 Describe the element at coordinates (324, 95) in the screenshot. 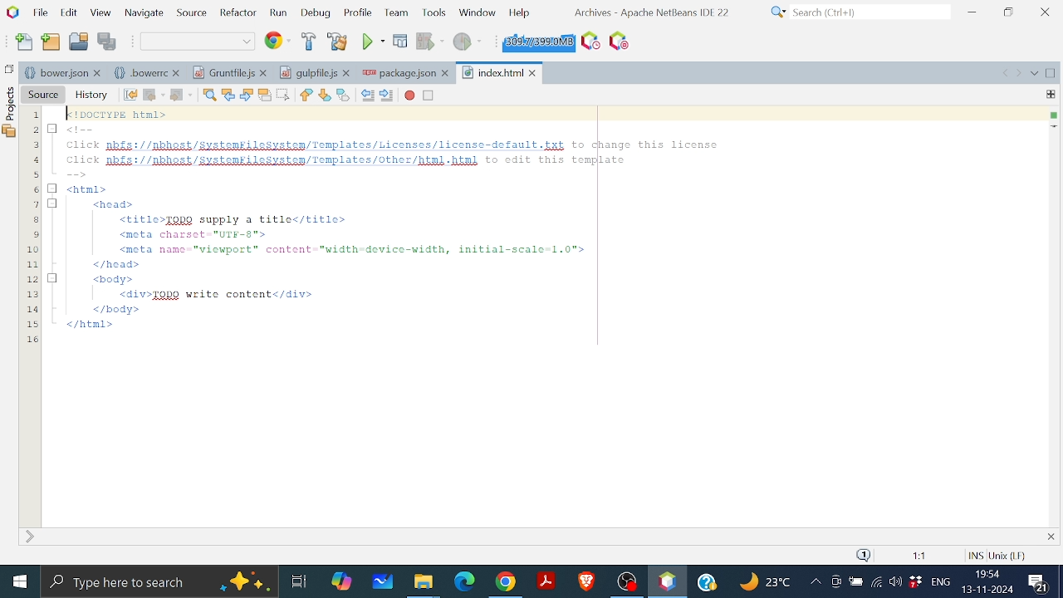

I see `Next bookmark` at that location.